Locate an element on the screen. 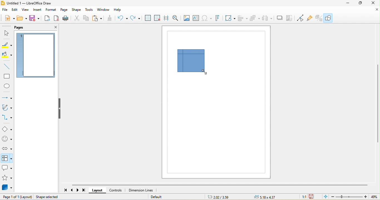 The width and height of the screenshot is (380, 200). pages is located at coordinates (26, 27).